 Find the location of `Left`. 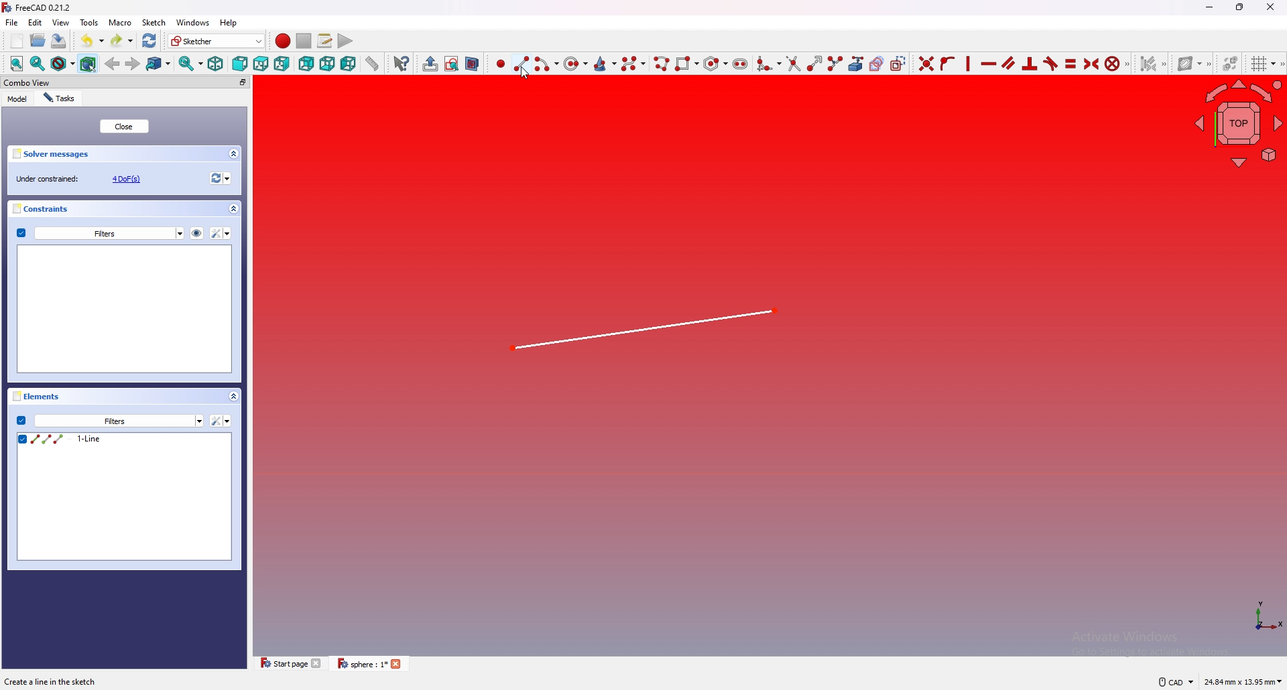

Left is located at coordinates (348, 64).